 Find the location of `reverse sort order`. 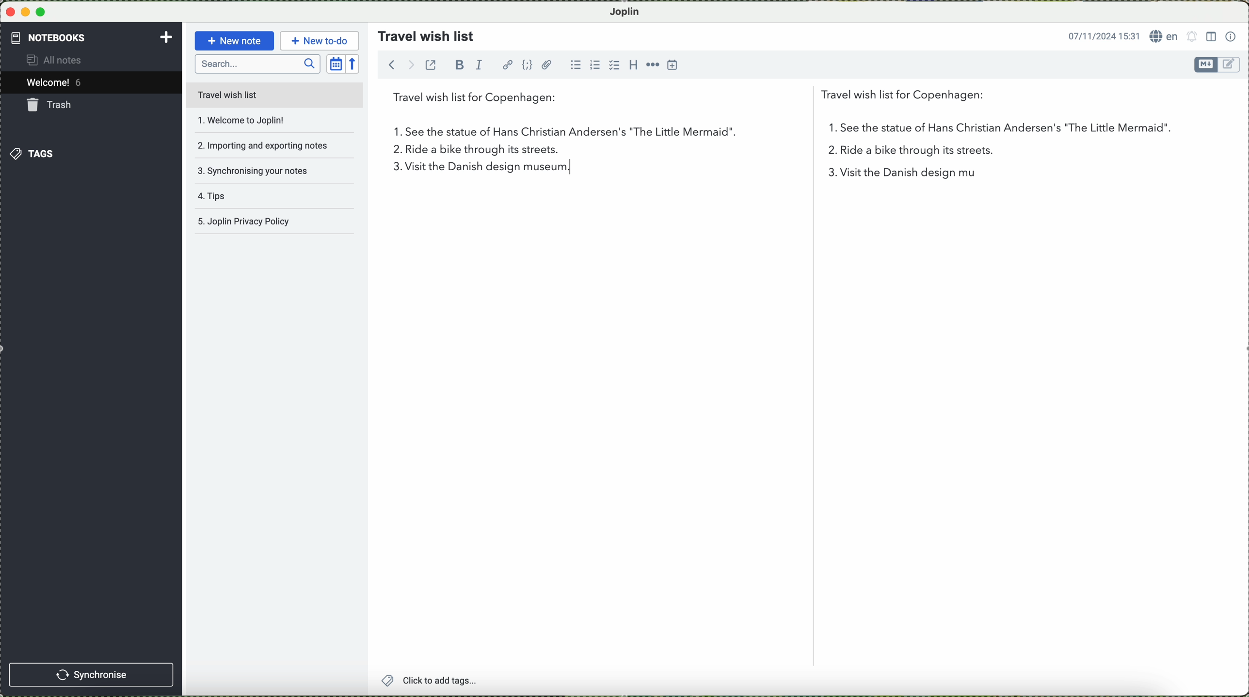

reverse sort order is located at coordinates (355, 63).